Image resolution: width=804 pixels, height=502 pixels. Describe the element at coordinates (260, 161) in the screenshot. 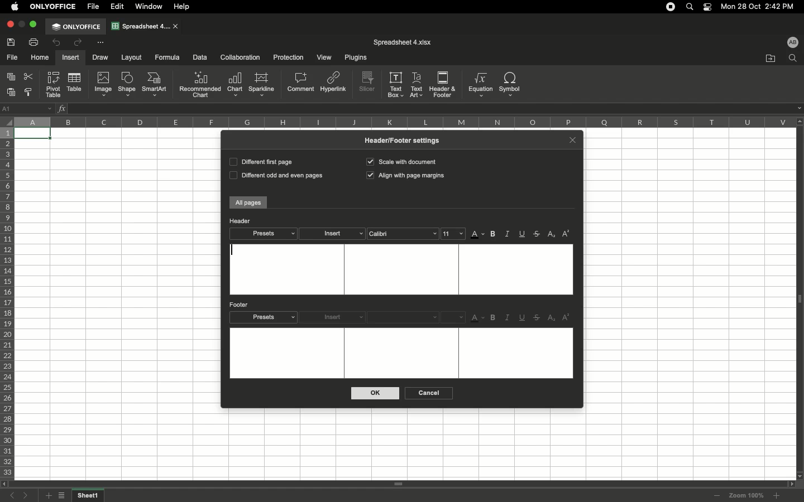

I see `Different first page` at that location.